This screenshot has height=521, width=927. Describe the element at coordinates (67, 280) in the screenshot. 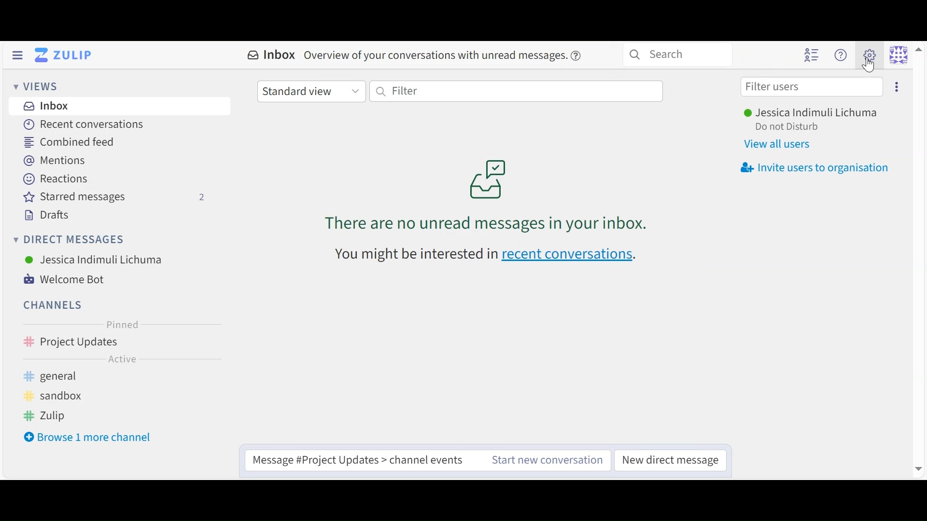

I see `Welcome Bot` at that location.